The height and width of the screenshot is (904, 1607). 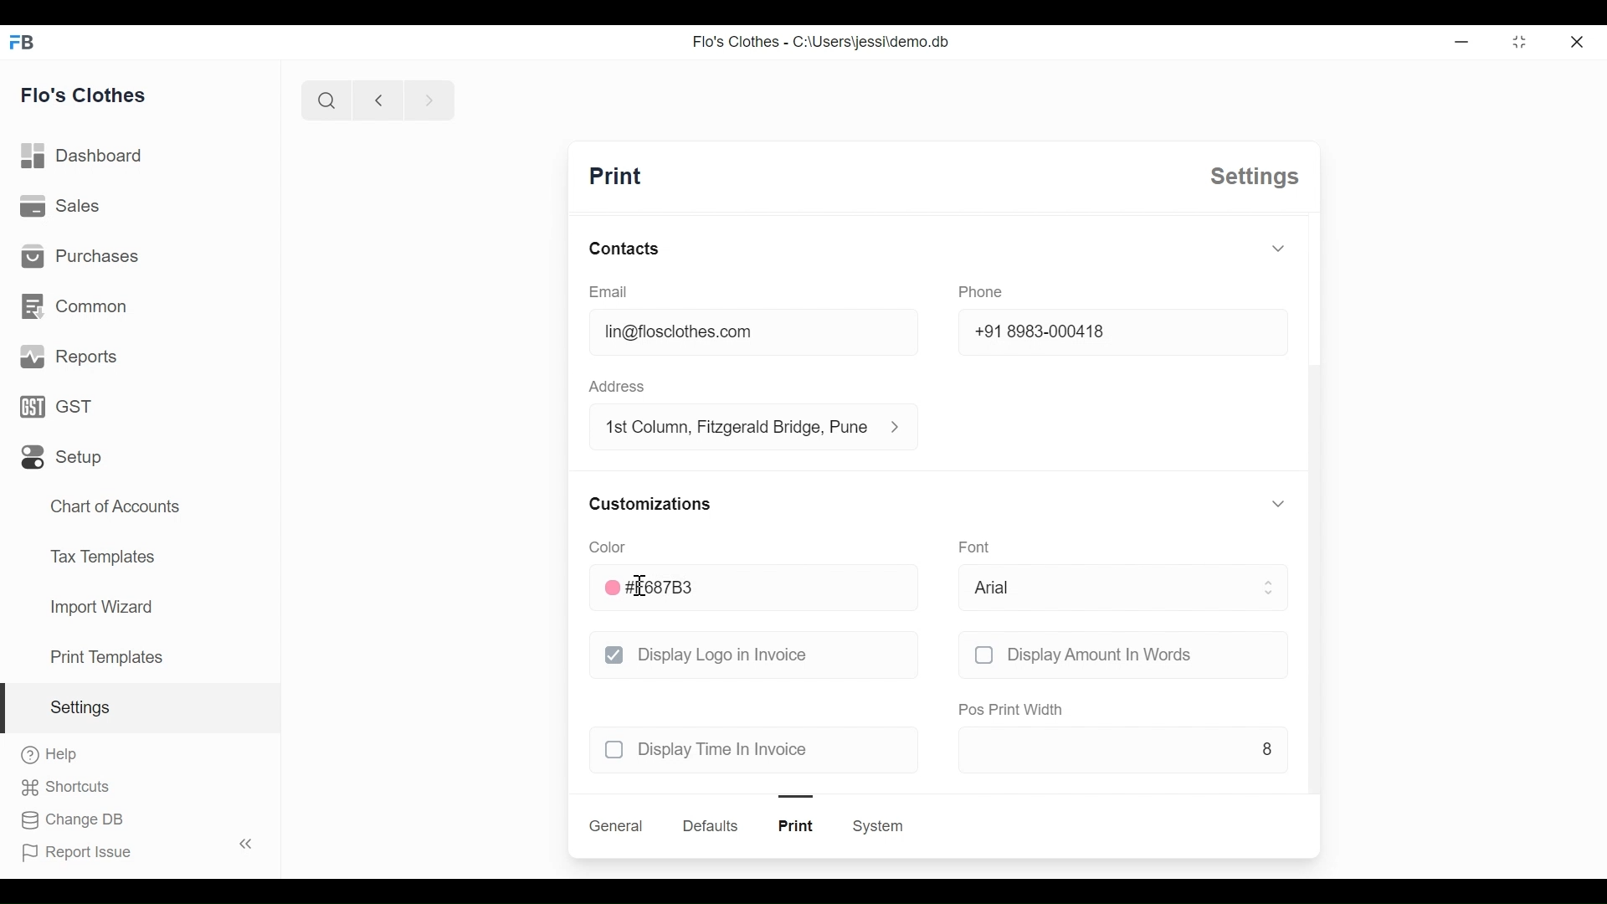 What do you see at coordinates (70, 820) in the screenshot?
I see `change DB` at bounding box center [70, 820].